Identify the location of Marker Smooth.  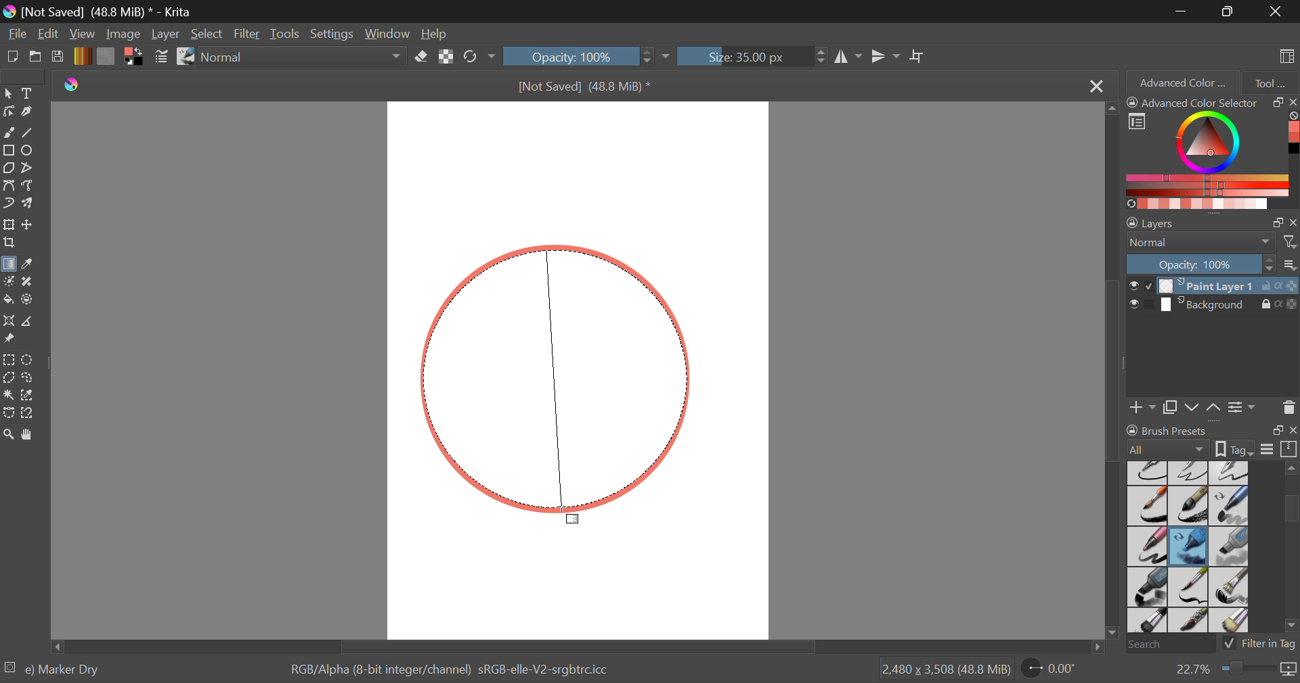
(1147, 546).